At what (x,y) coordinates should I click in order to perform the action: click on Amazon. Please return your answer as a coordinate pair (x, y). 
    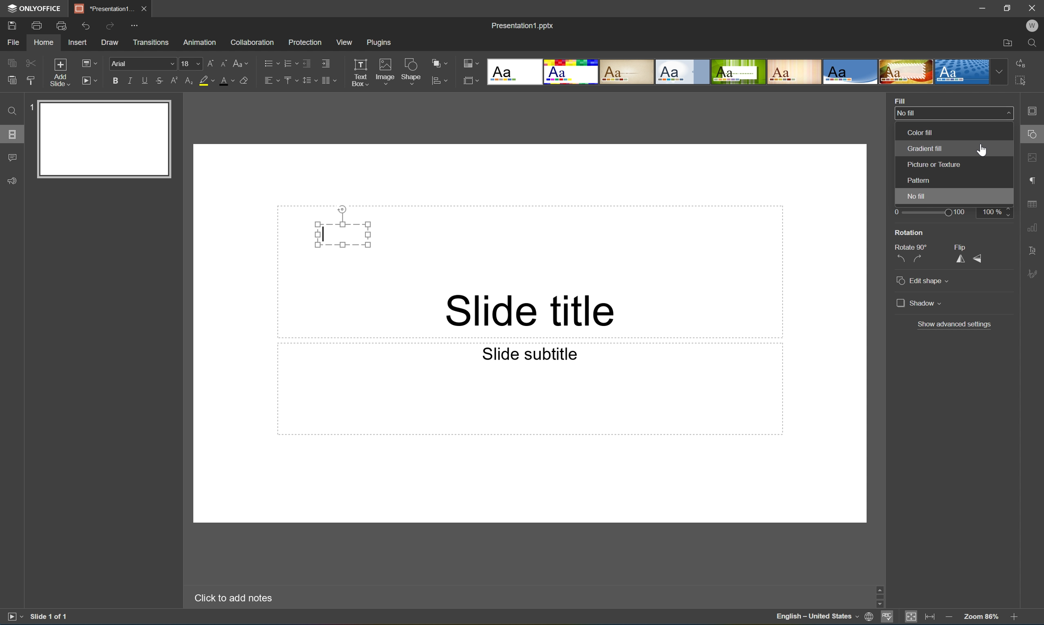
    Looking at the image, I should click on (200, 41).